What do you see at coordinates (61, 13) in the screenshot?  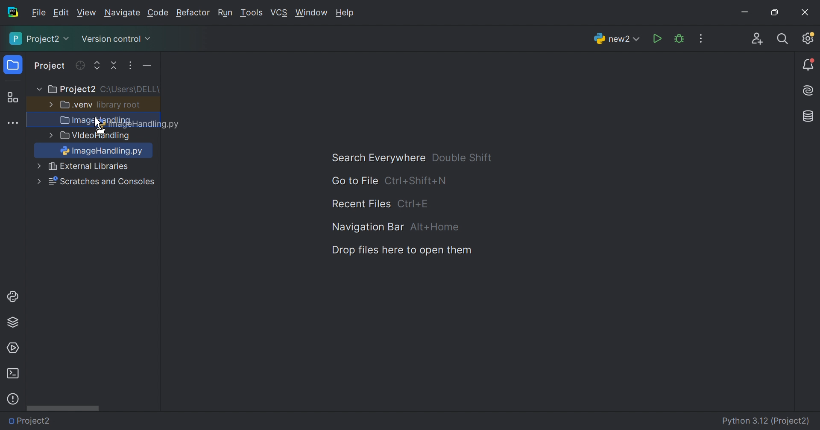 I see `Edit` at bounding box center [61, 13].